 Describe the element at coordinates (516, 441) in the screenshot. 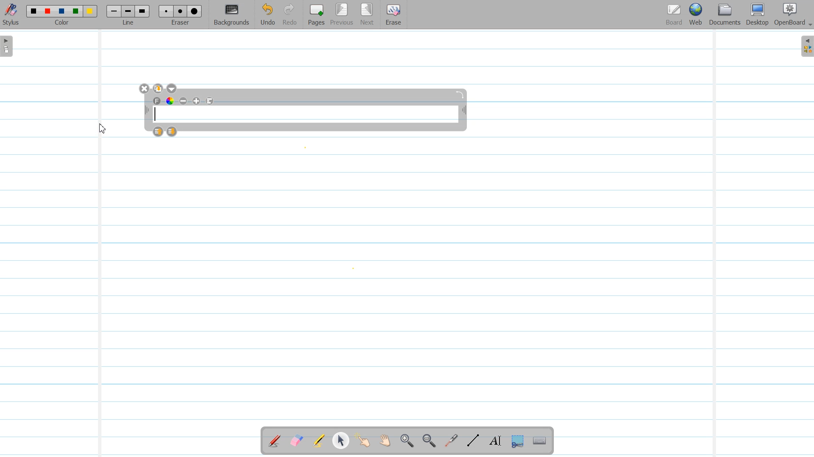

I see `Capture part of the screen` at that location.